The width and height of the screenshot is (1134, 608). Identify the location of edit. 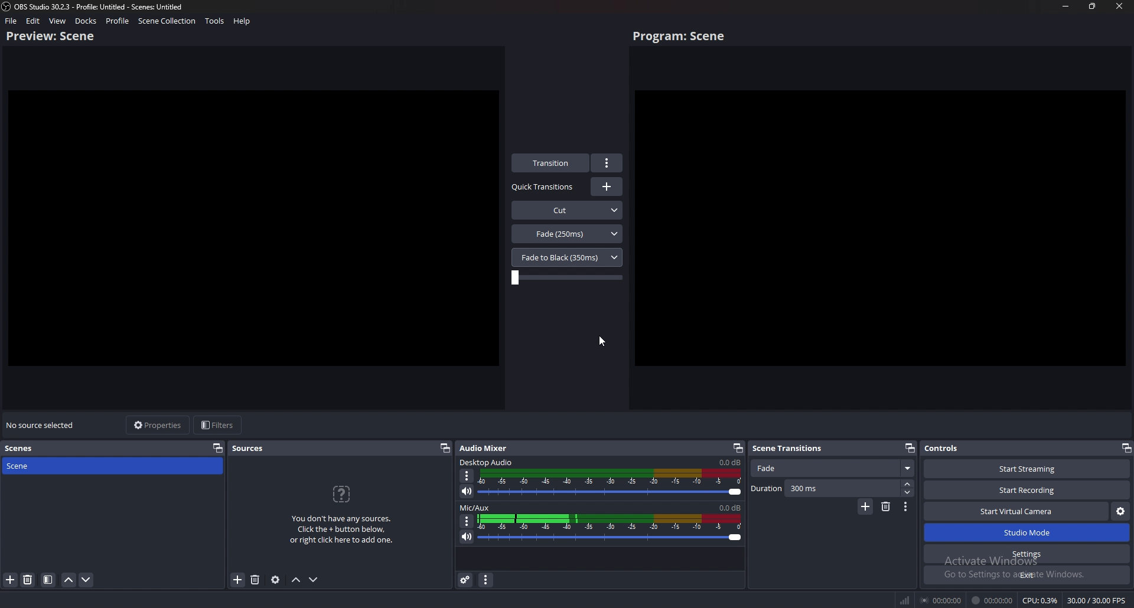
(34, 21).